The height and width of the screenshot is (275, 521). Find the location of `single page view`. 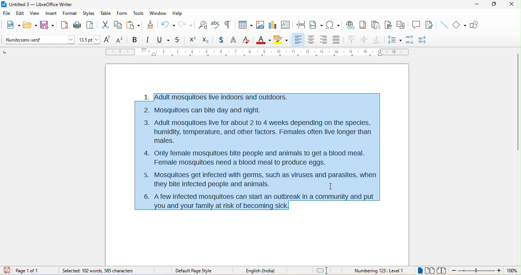

single page view is located at coordinates (419, 271).